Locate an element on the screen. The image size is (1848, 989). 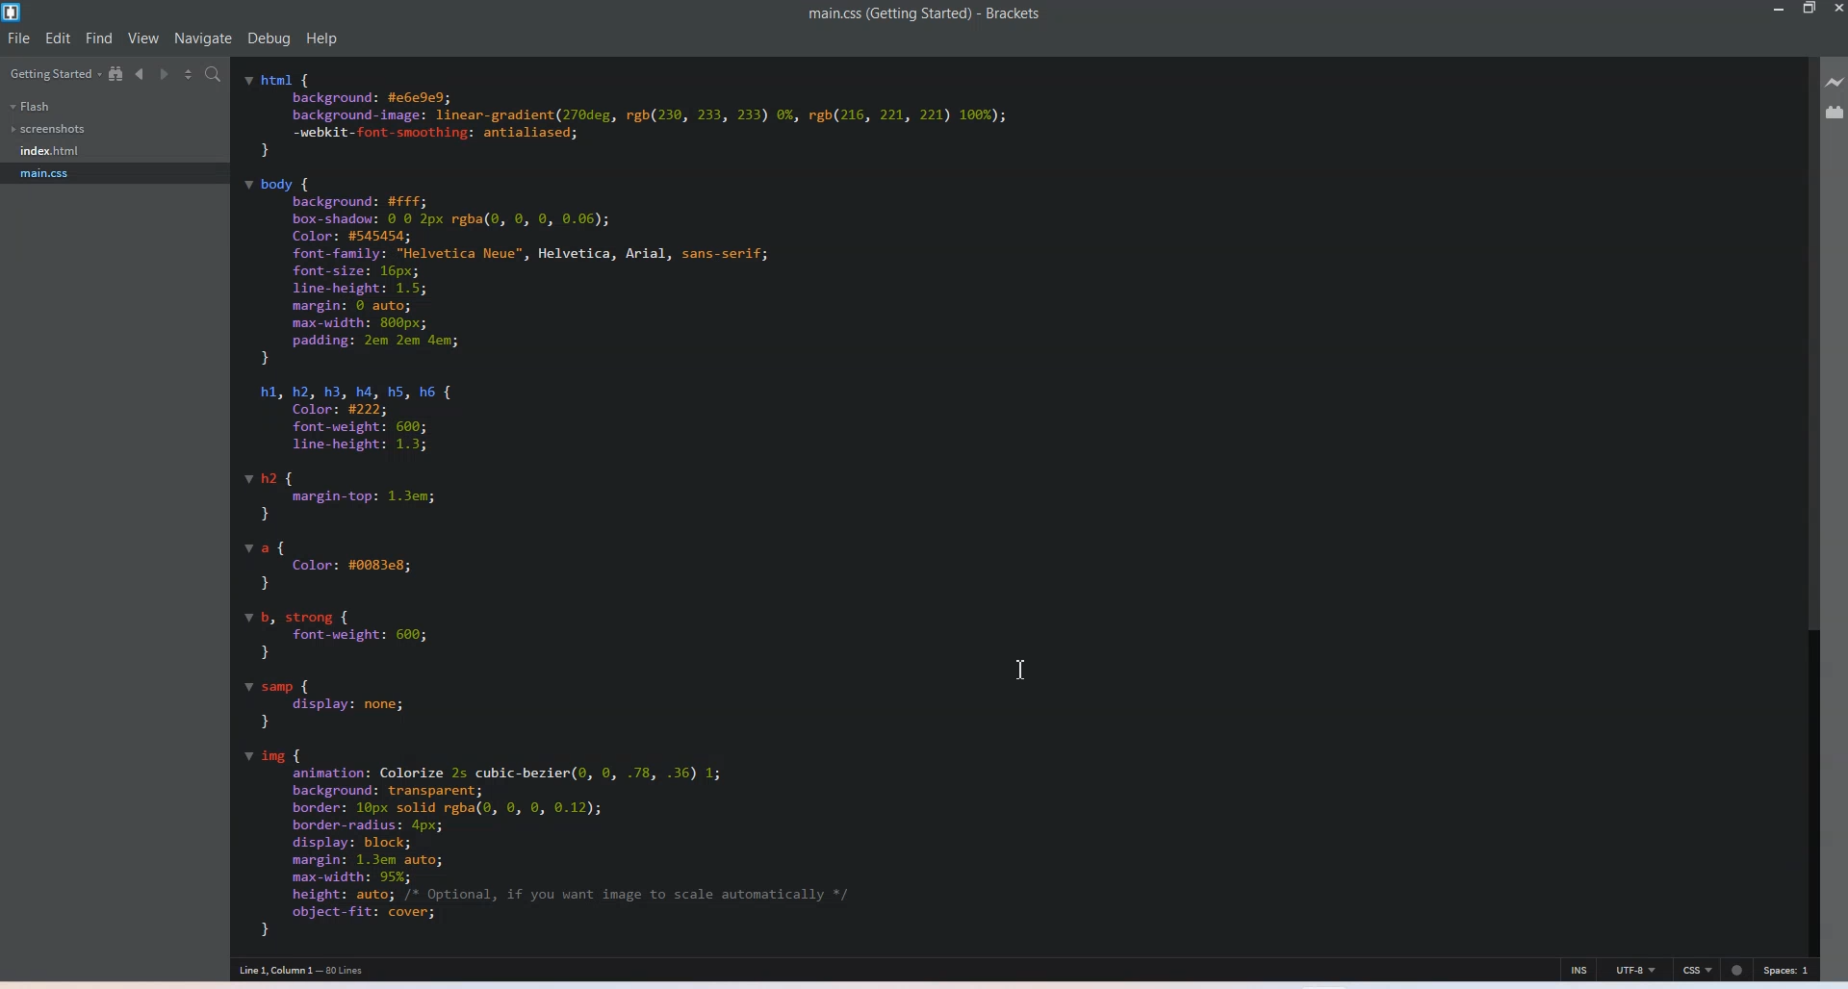
Live Preview is located at coordinates (1835, 81).